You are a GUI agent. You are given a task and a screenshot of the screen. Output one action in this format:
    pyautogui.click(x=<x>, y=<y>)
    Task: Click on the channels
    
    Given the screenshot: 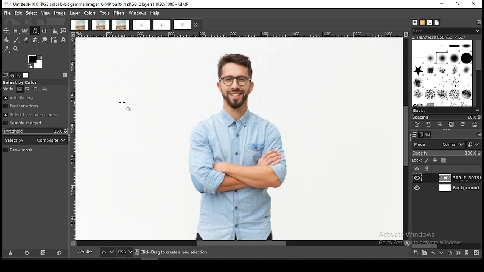 What is the action you would take?
    pyautogui.click(x=422, y=135)
    